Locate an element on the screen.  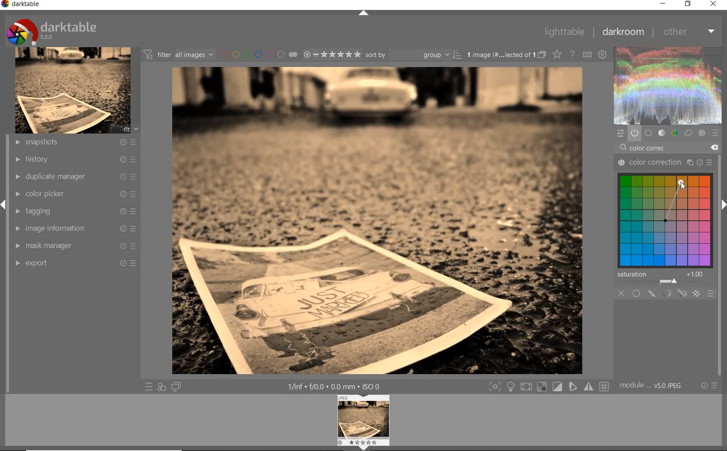
show only active module is located at coordinates (635, 133).